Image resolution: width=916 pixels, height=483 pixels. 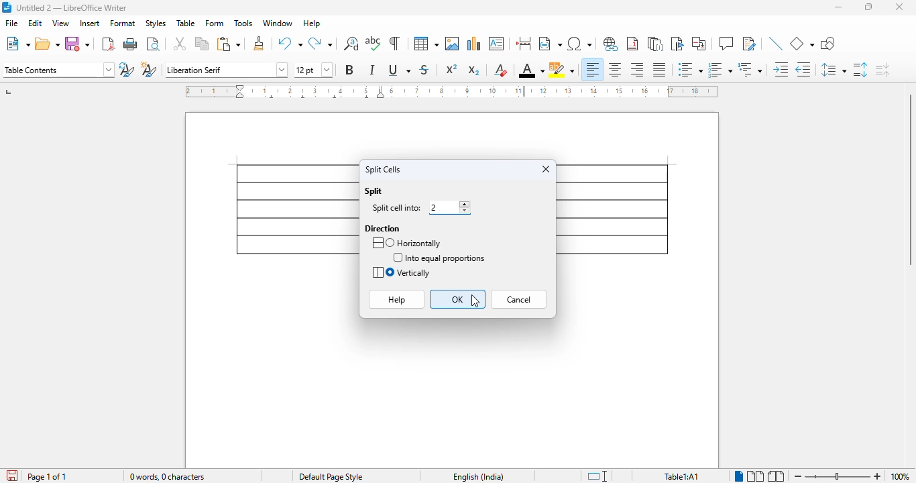 What do you see at coordinates (899, 476) in the screenshot?
I see `zoom factor` at bounding box center [899, 476].